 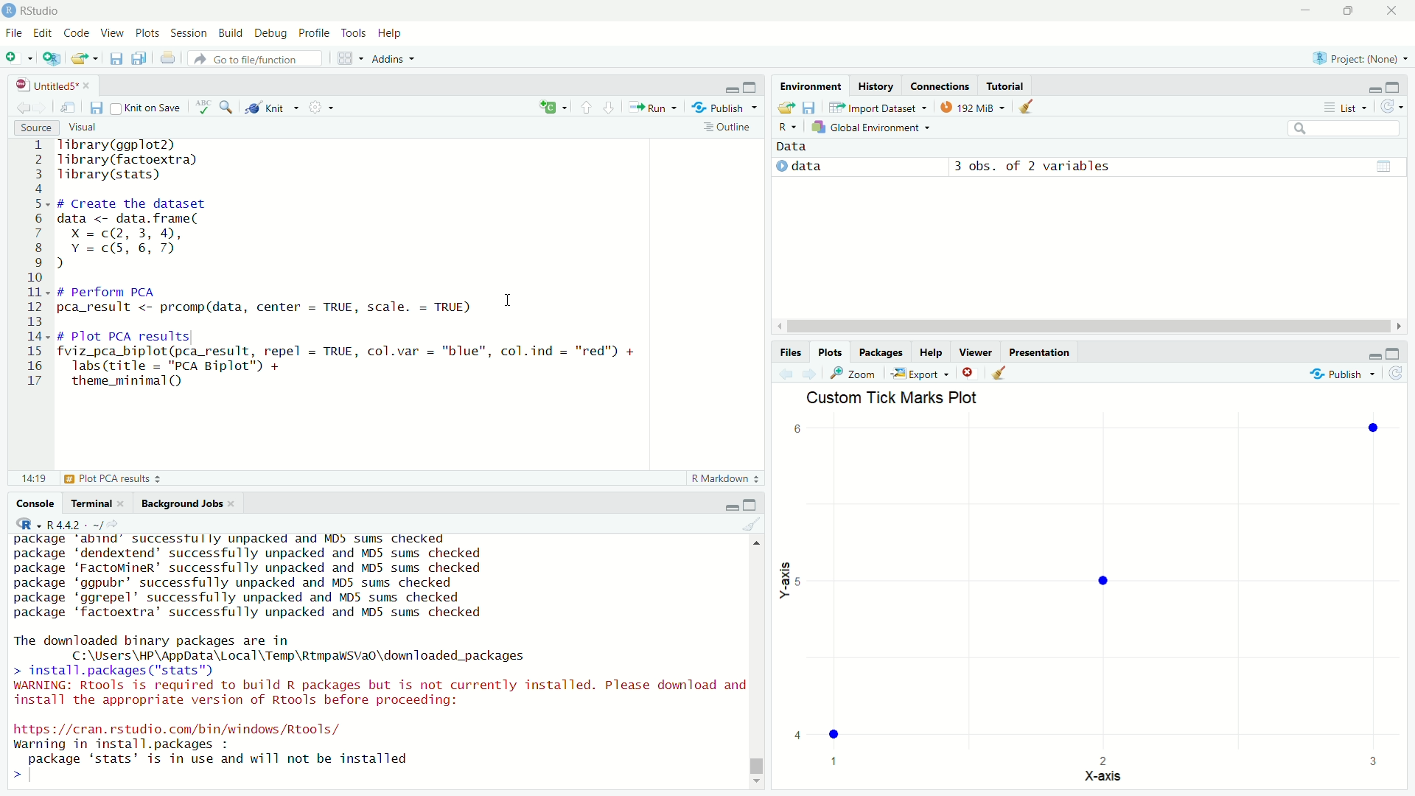 What do you see at coordinates (727, 128) in the screenshot?
I see `outline` at bounding box center [727, 128].